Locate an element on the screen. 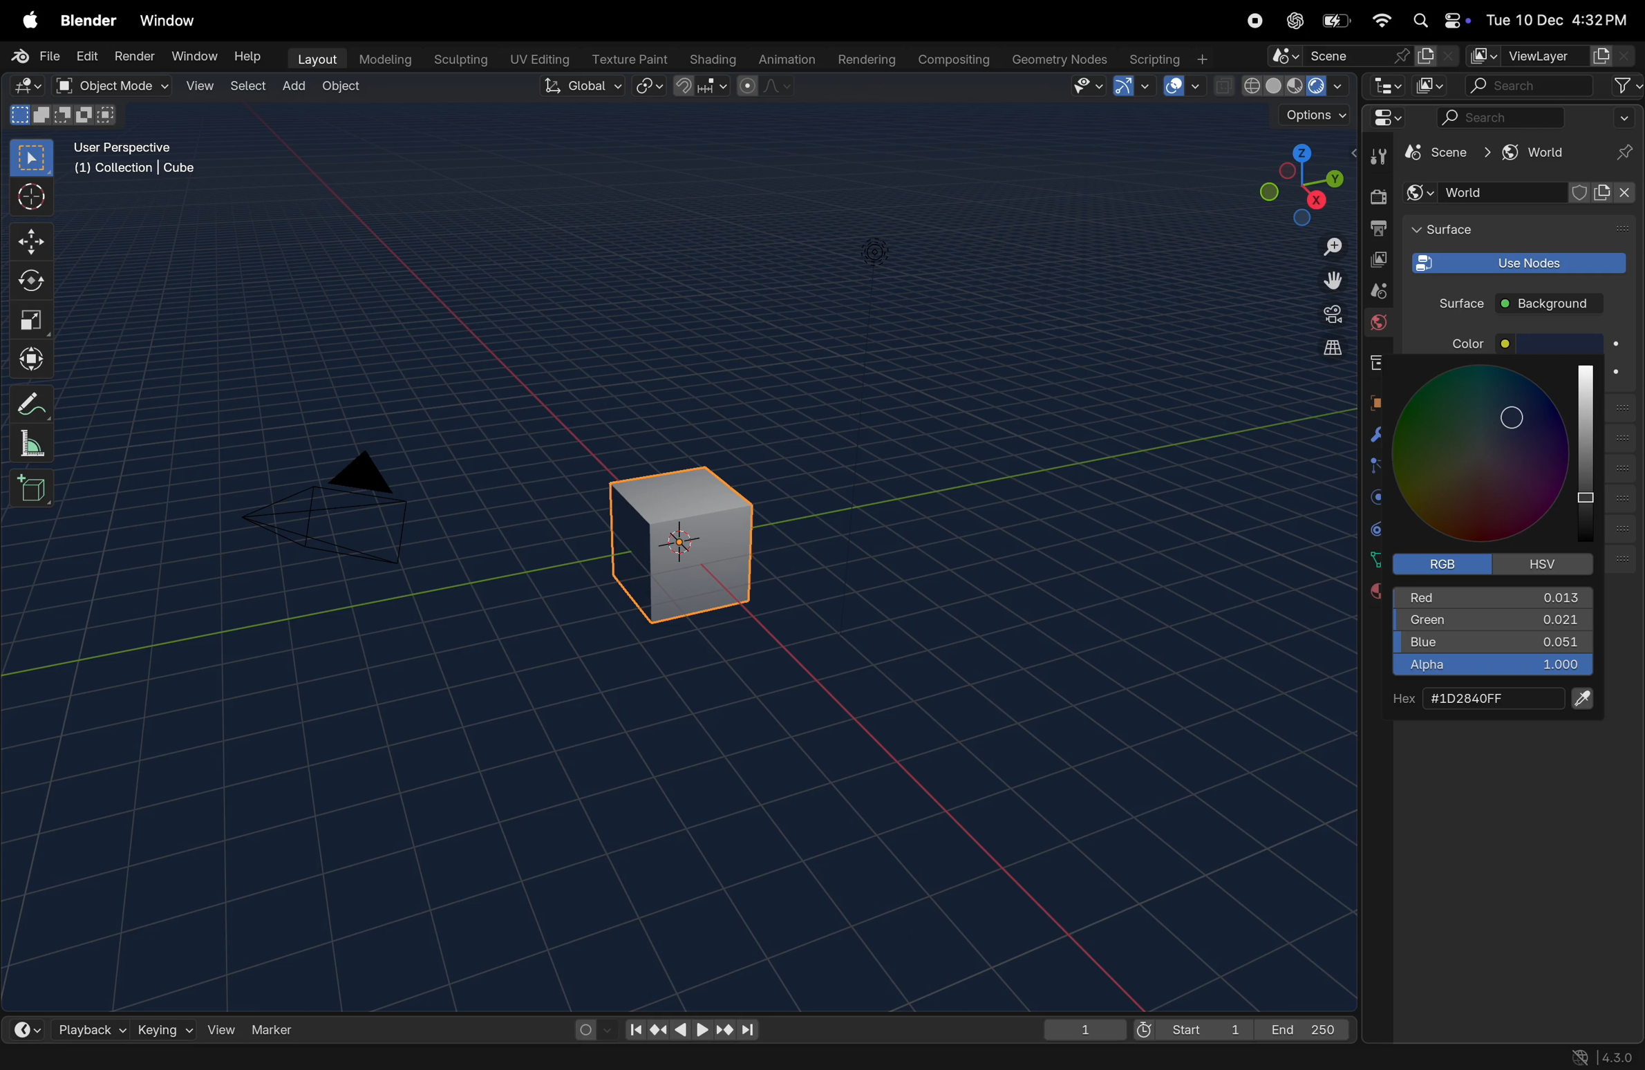 The width and height of the screenshot is (1645, 1070). Help is located at coordinates (247, 53).